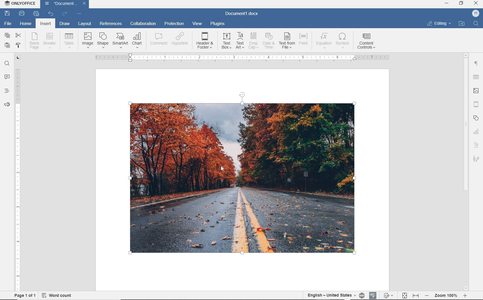 This screenshot has height=300, width=483. I want to click on plugins, so click(218, 25).